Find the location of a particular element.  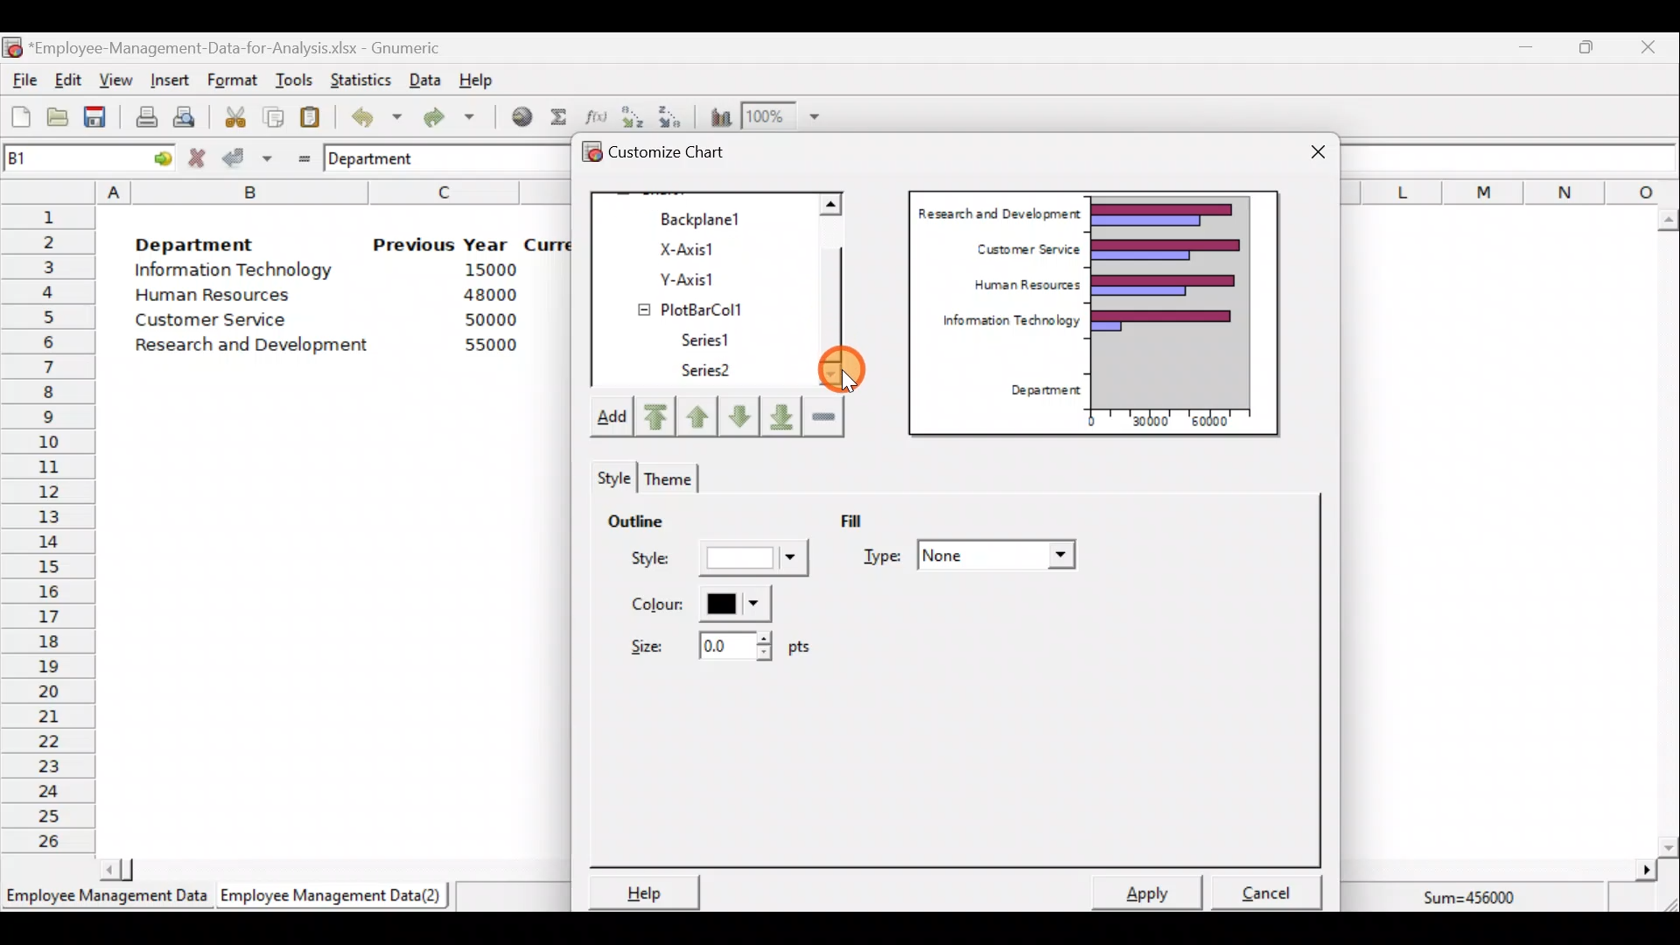

Scroll bar is located at coordinates (840, 291).